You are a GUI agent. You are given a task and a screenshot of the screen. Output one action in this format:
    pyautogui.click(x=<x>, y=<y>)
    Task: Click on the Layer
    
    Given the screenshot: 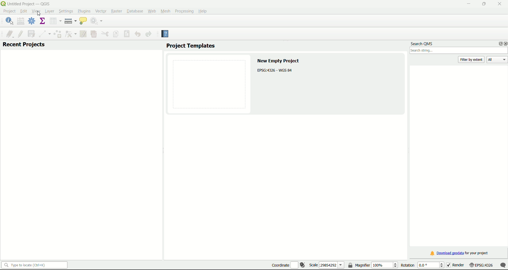 What is the action you would take?
    pyautogui.click(x=50, y=12)
    